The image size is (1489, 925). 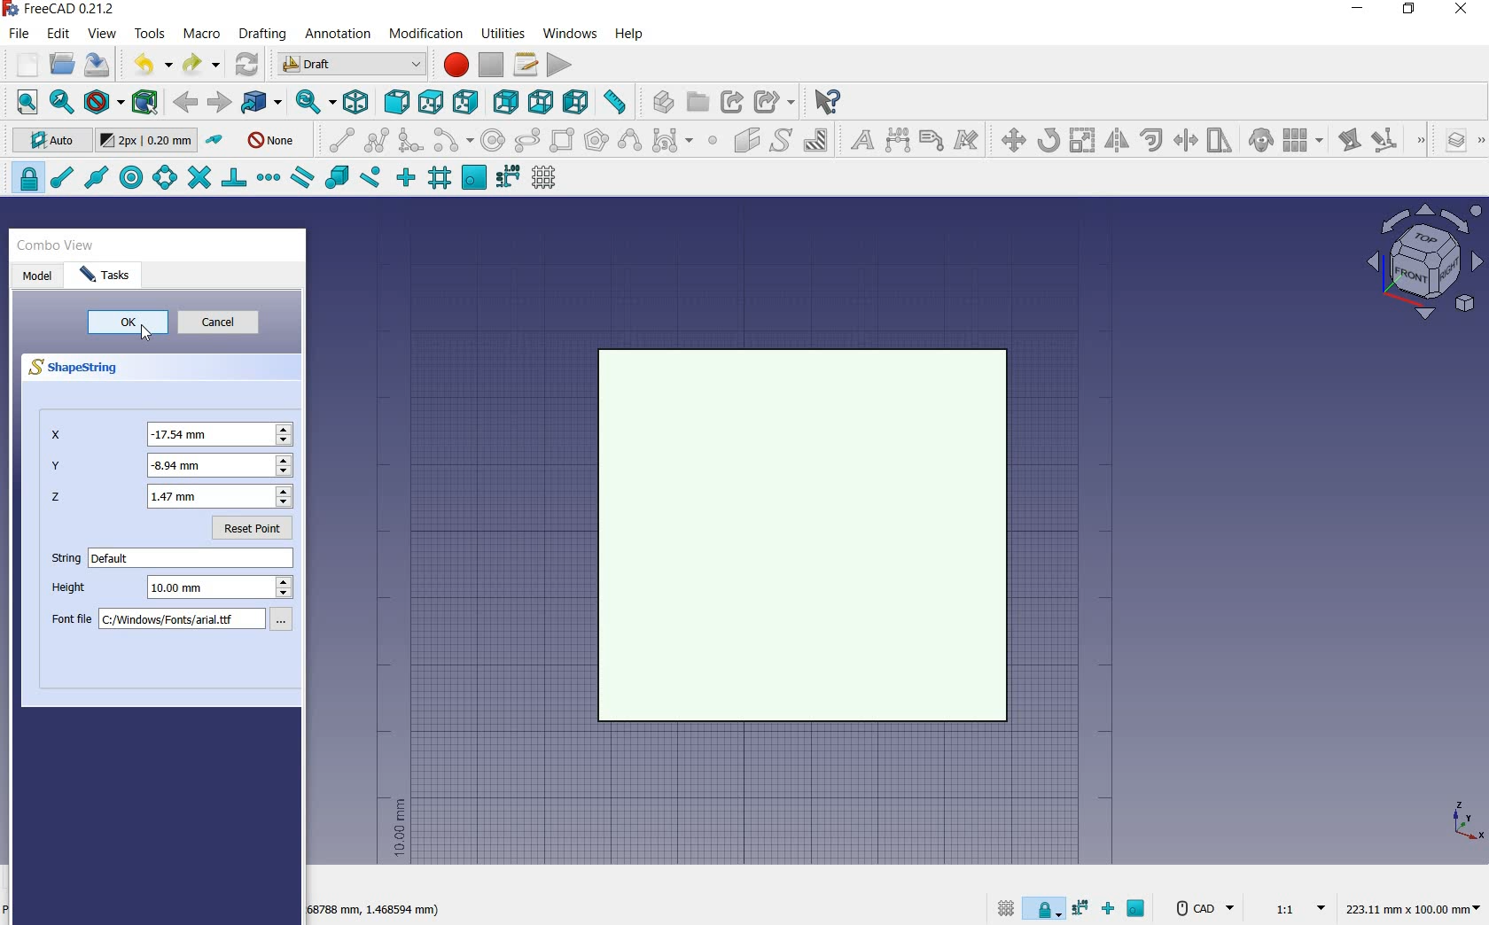 I want to click on snap grid, so click(x=438, y=180).